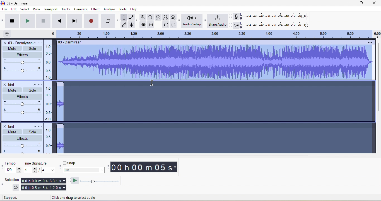  I want to click on mute, so click(11, 131).